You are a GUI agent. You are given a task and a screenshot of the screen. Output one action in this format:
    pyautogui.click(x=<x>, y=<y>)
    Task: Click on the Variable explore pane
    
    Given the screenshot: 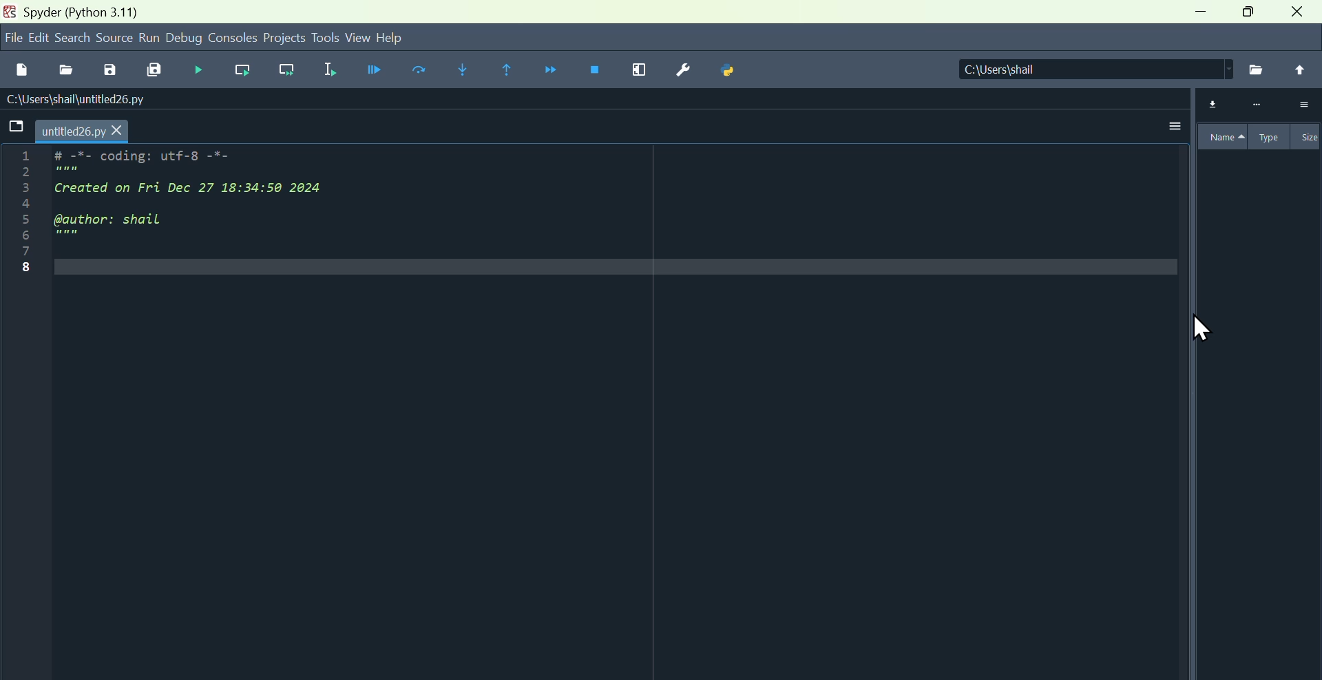 What is the action you would take?
    pyautogui.click(x=1256, y=316)
    